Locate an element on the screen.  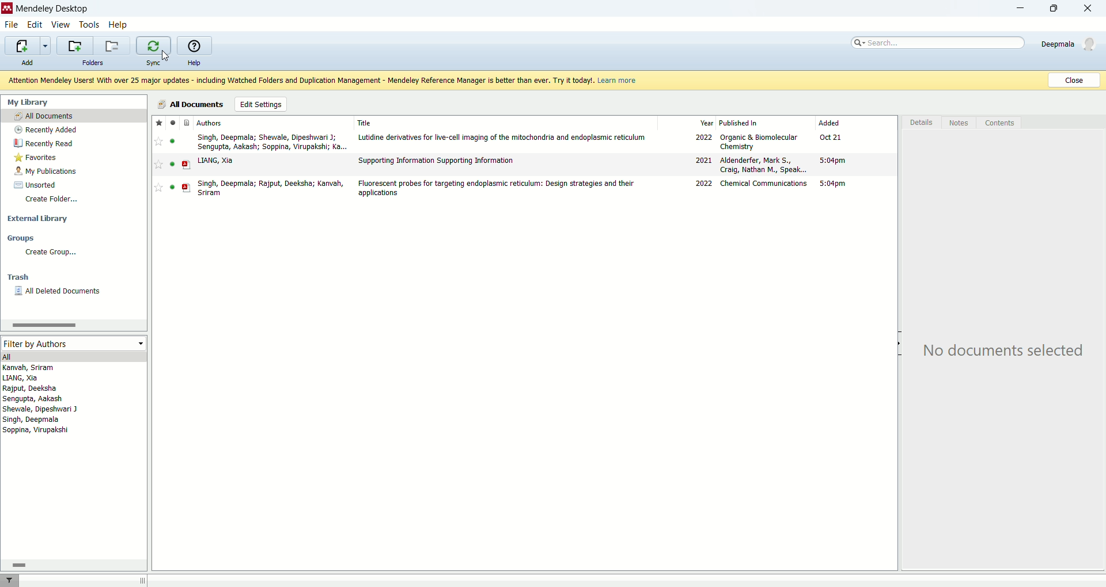
recently added is located at coordinates (44, 130).